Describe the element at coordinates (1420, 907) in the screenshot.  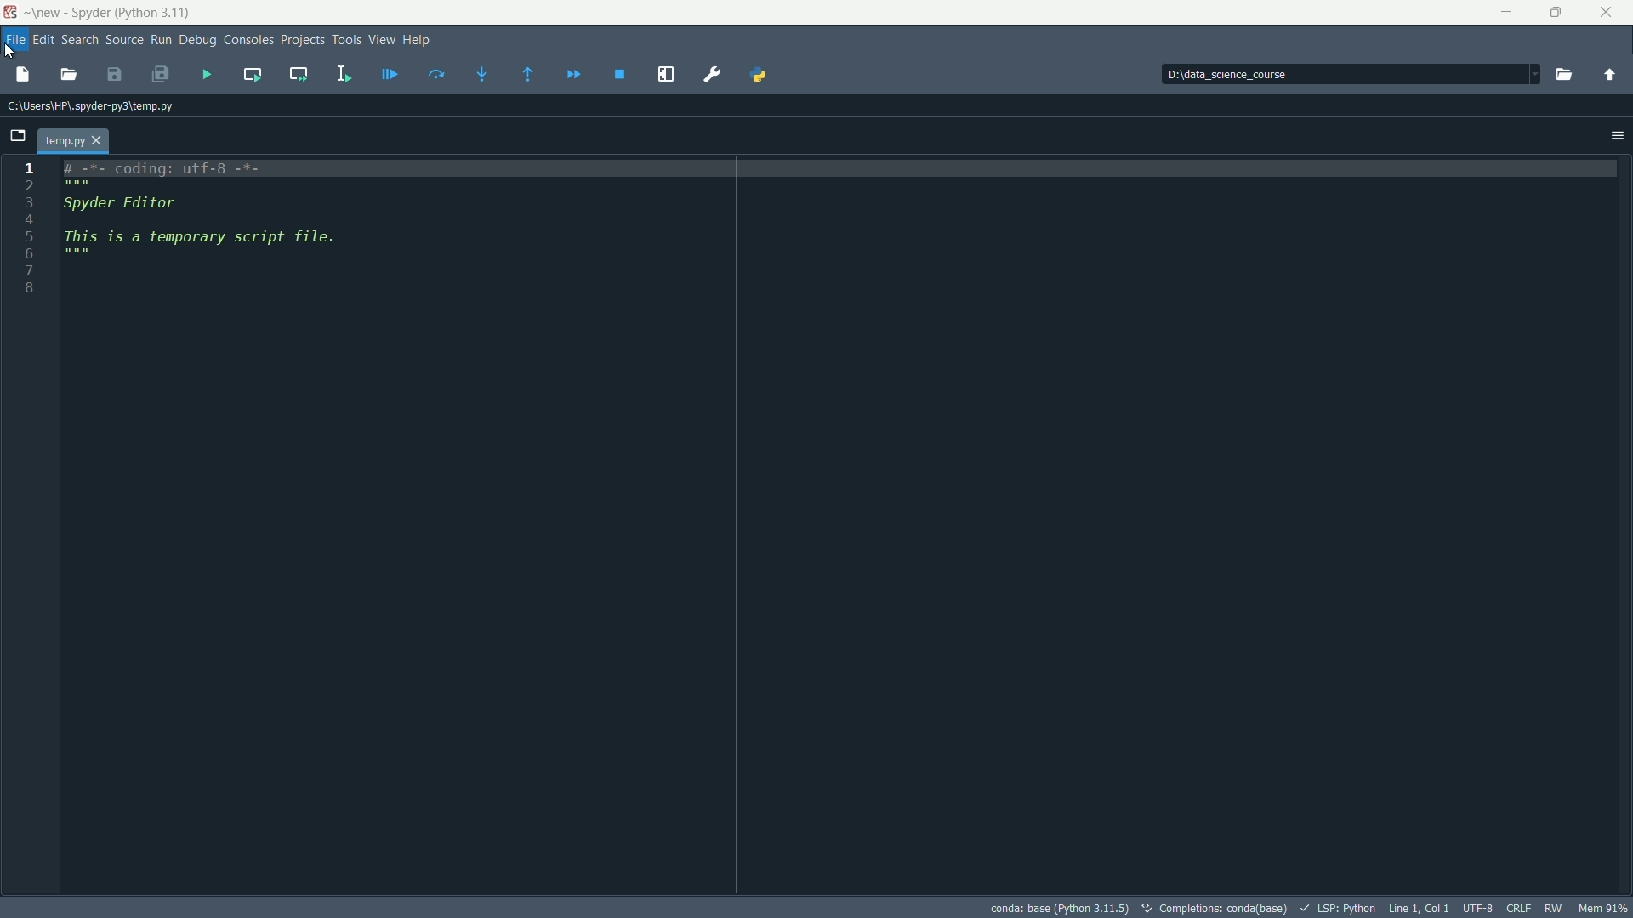
I see `cursor position` at that location.